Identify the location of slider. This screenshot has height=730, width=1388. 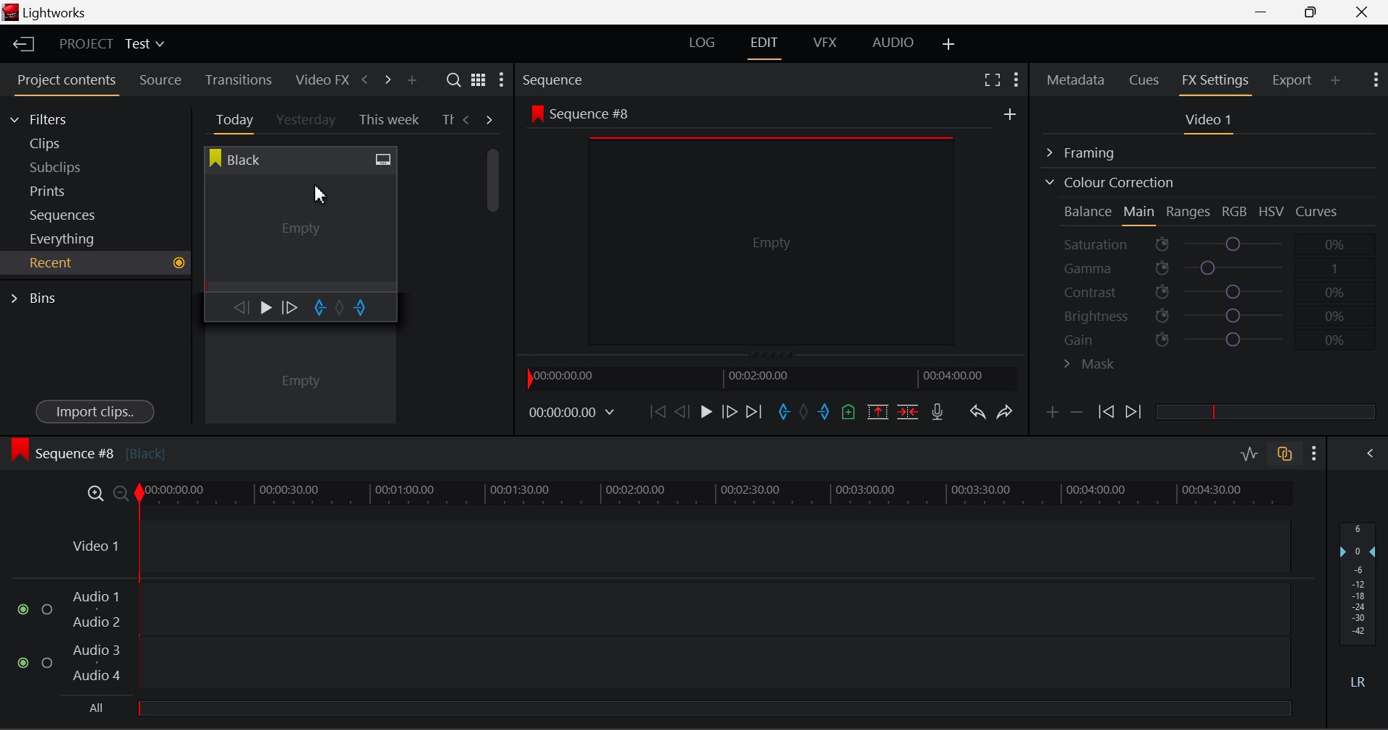
(714, 708).